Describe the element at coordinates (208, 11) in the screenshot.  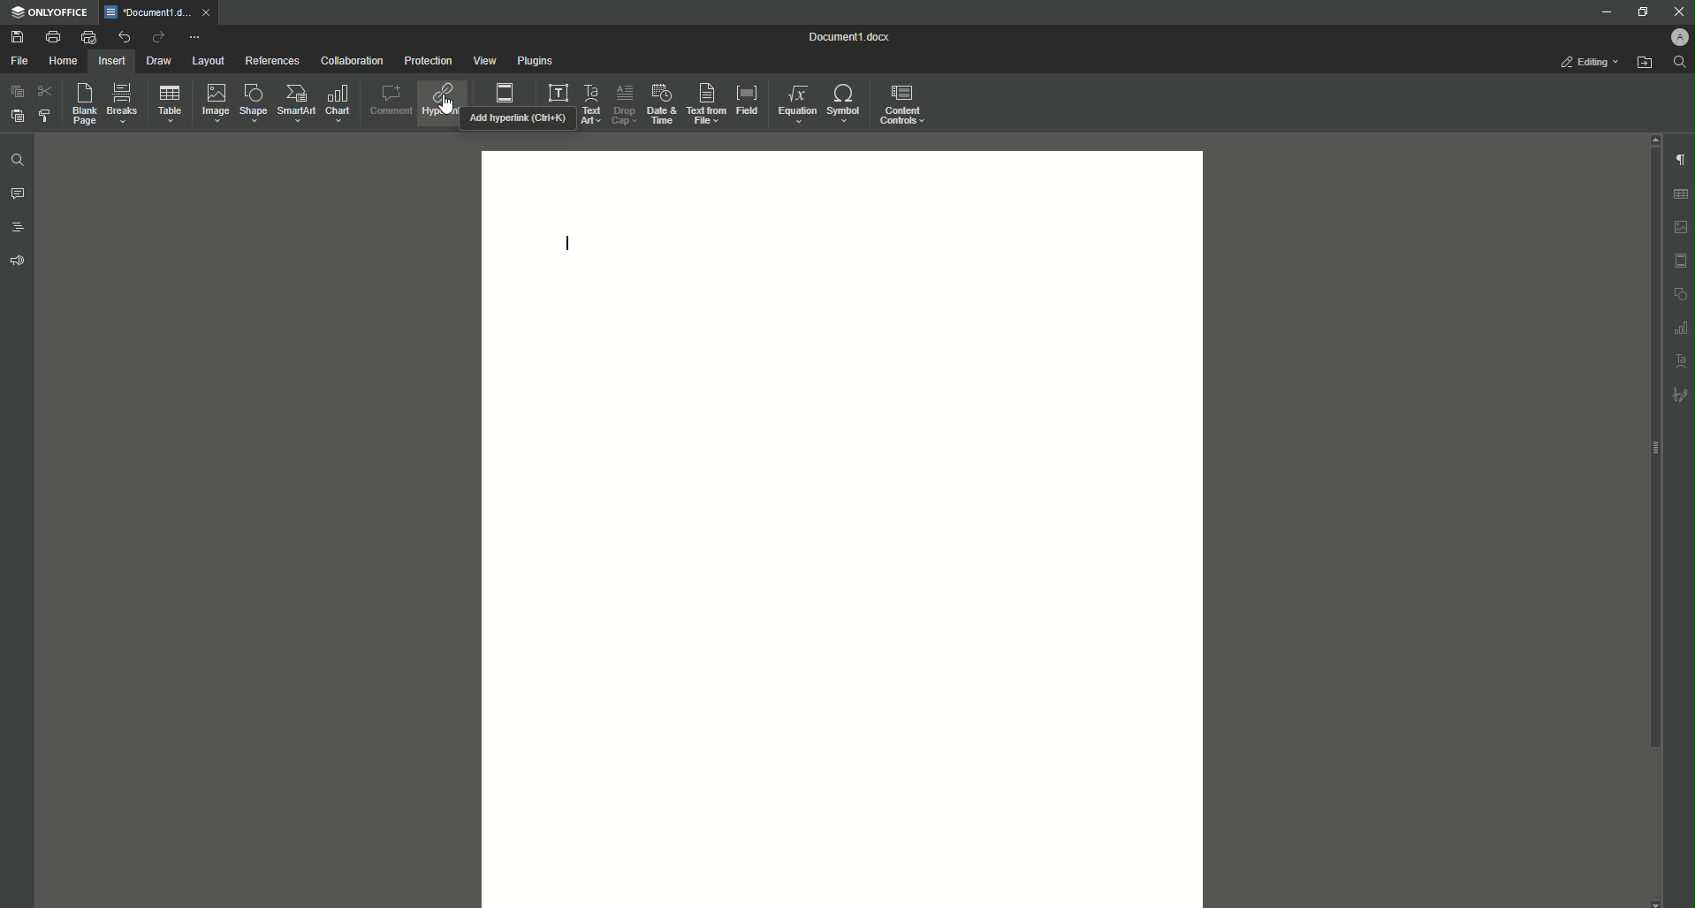
I see `close` at that location.